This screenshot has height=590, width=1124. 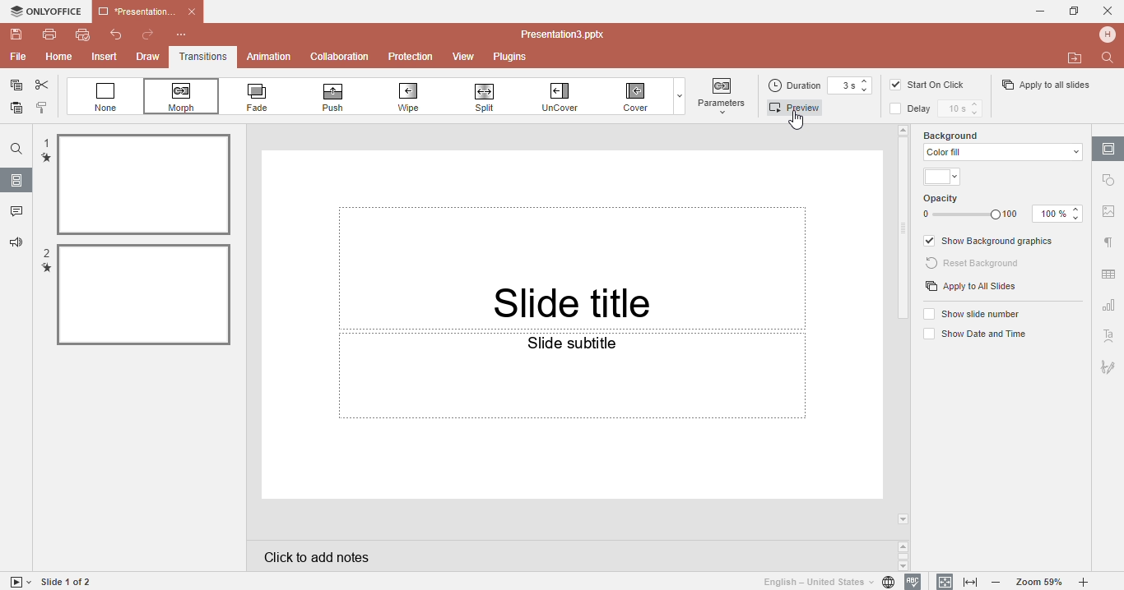 What do you see at coordinates (913, 582) in the screenshot?
I see `Spell checking` at bounding box center [913, 582].